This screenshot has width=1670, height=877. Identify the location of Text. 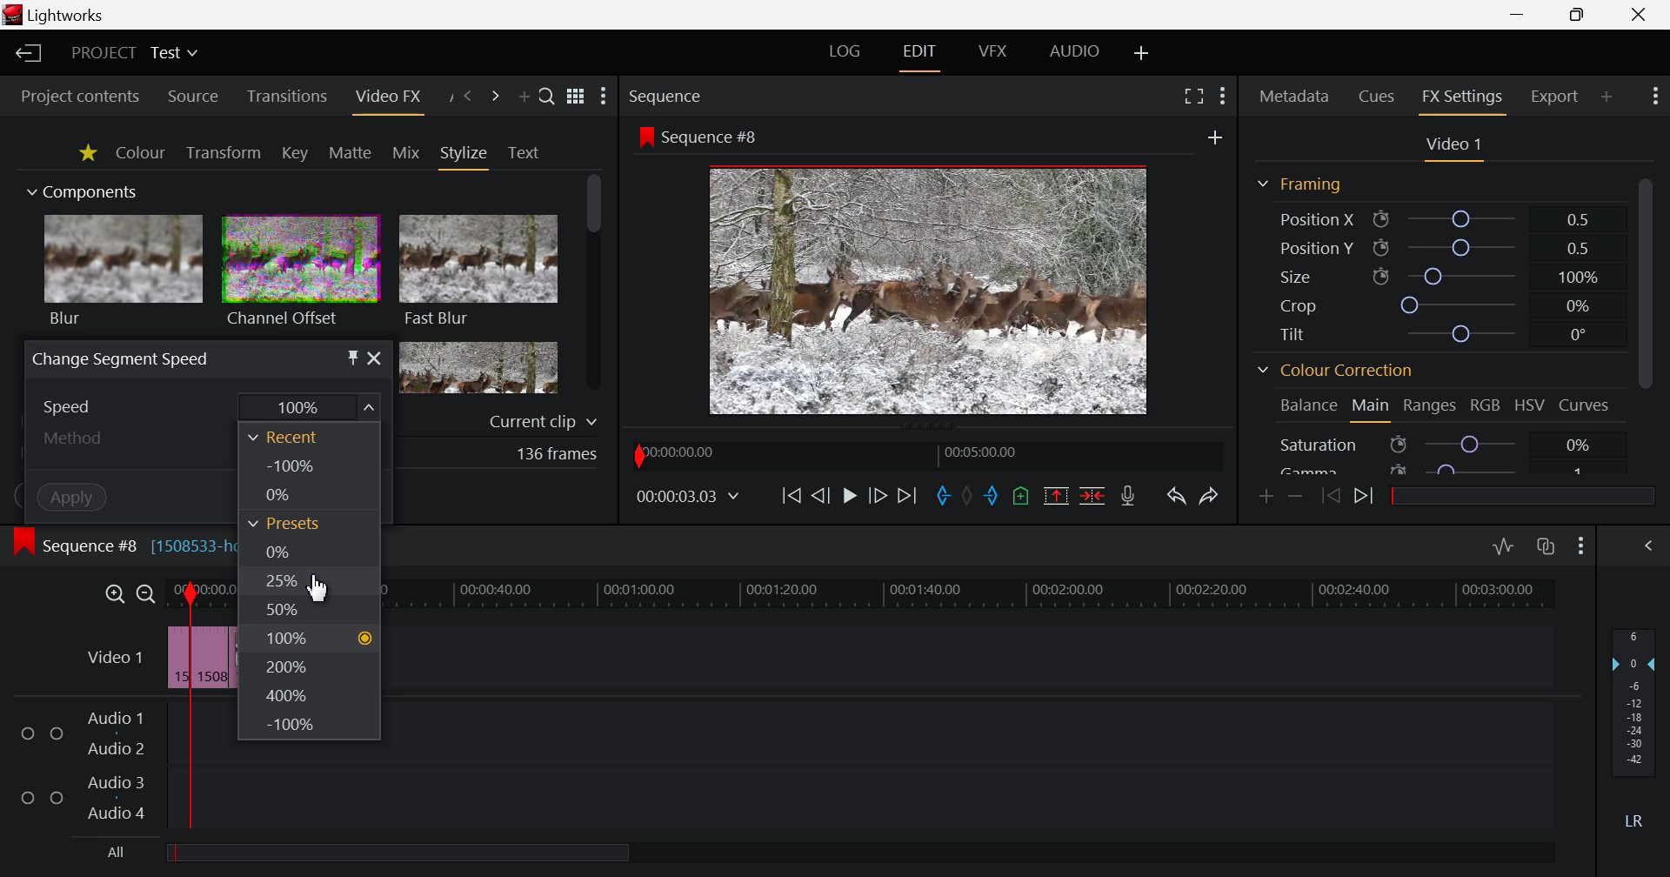
(524, 153).